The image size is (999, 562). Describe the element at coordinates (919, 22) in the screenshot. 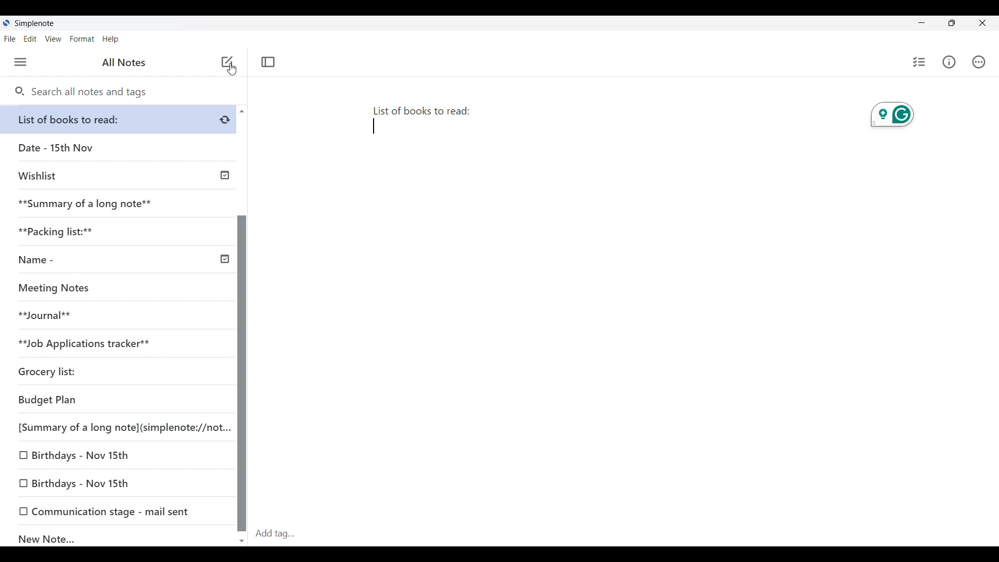

I see `Minimize` at that location.